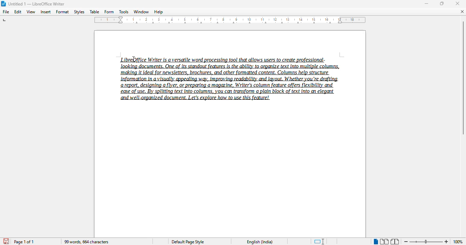  Describe the element at coordinates (62, 12) in the screenshot. I see `format` at that location.